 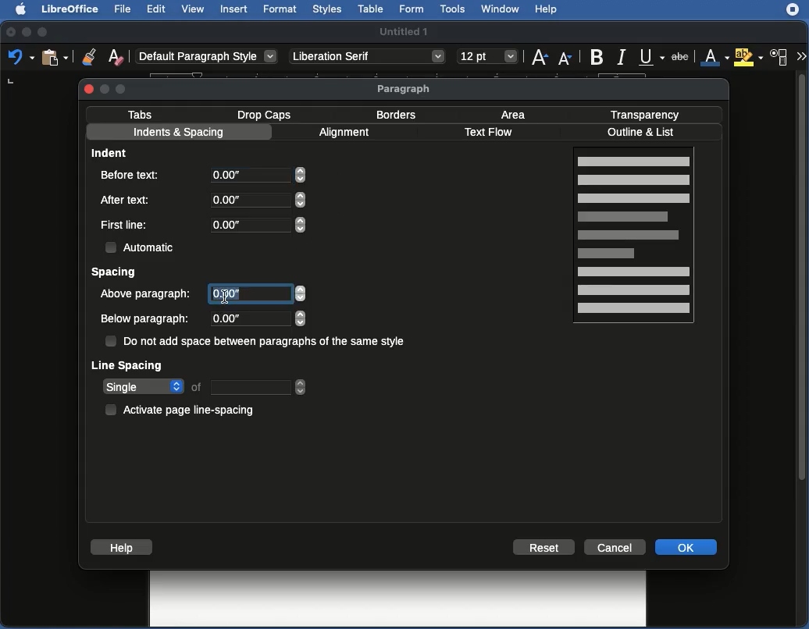 What do you see at coordinates (485, 56) in the screenshot?
I see `font size` at bounding box center [485, 56].